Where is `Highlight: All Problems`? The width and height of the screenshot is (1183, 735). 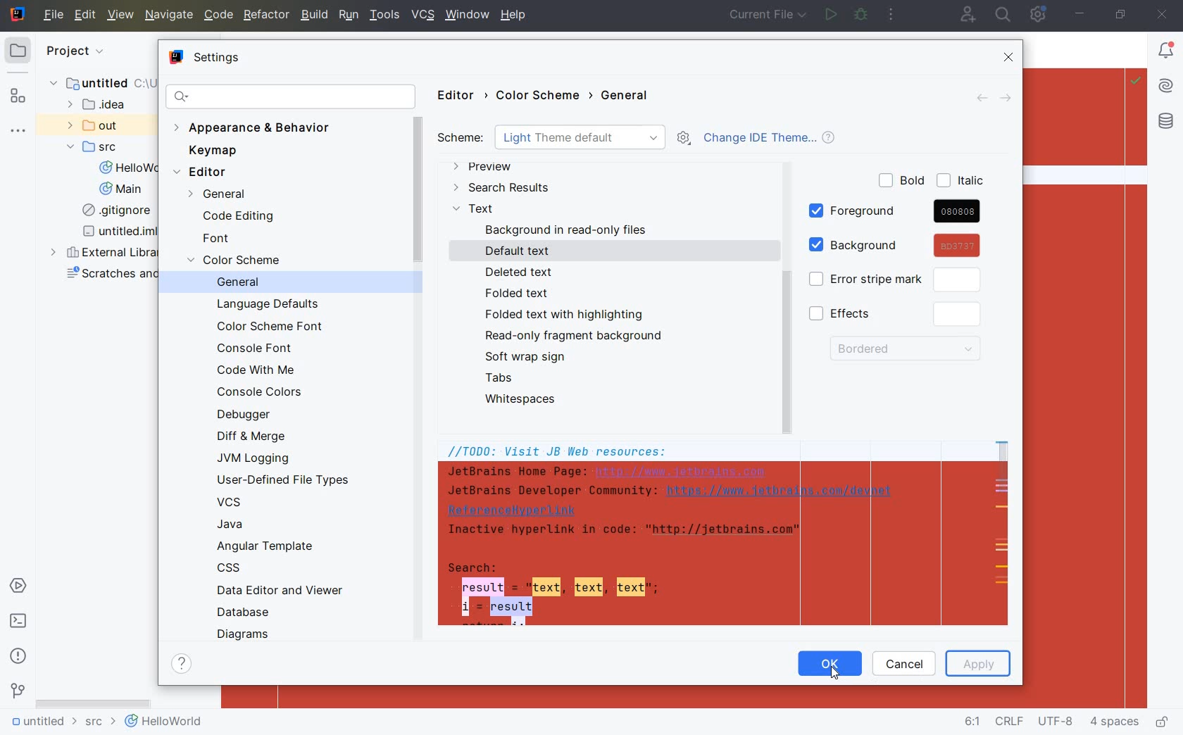
Highlight: All Problems is located at coordinates (1136, 82).